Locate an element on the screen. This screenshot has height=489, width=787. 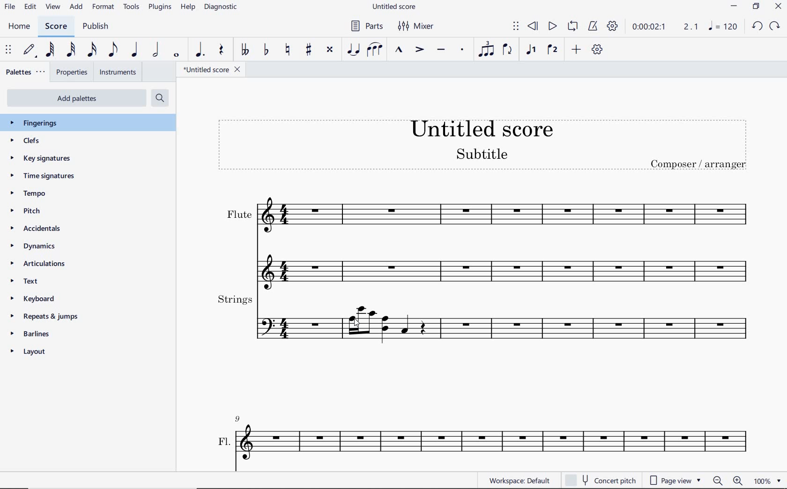
play is located at coordinates (552, 27).